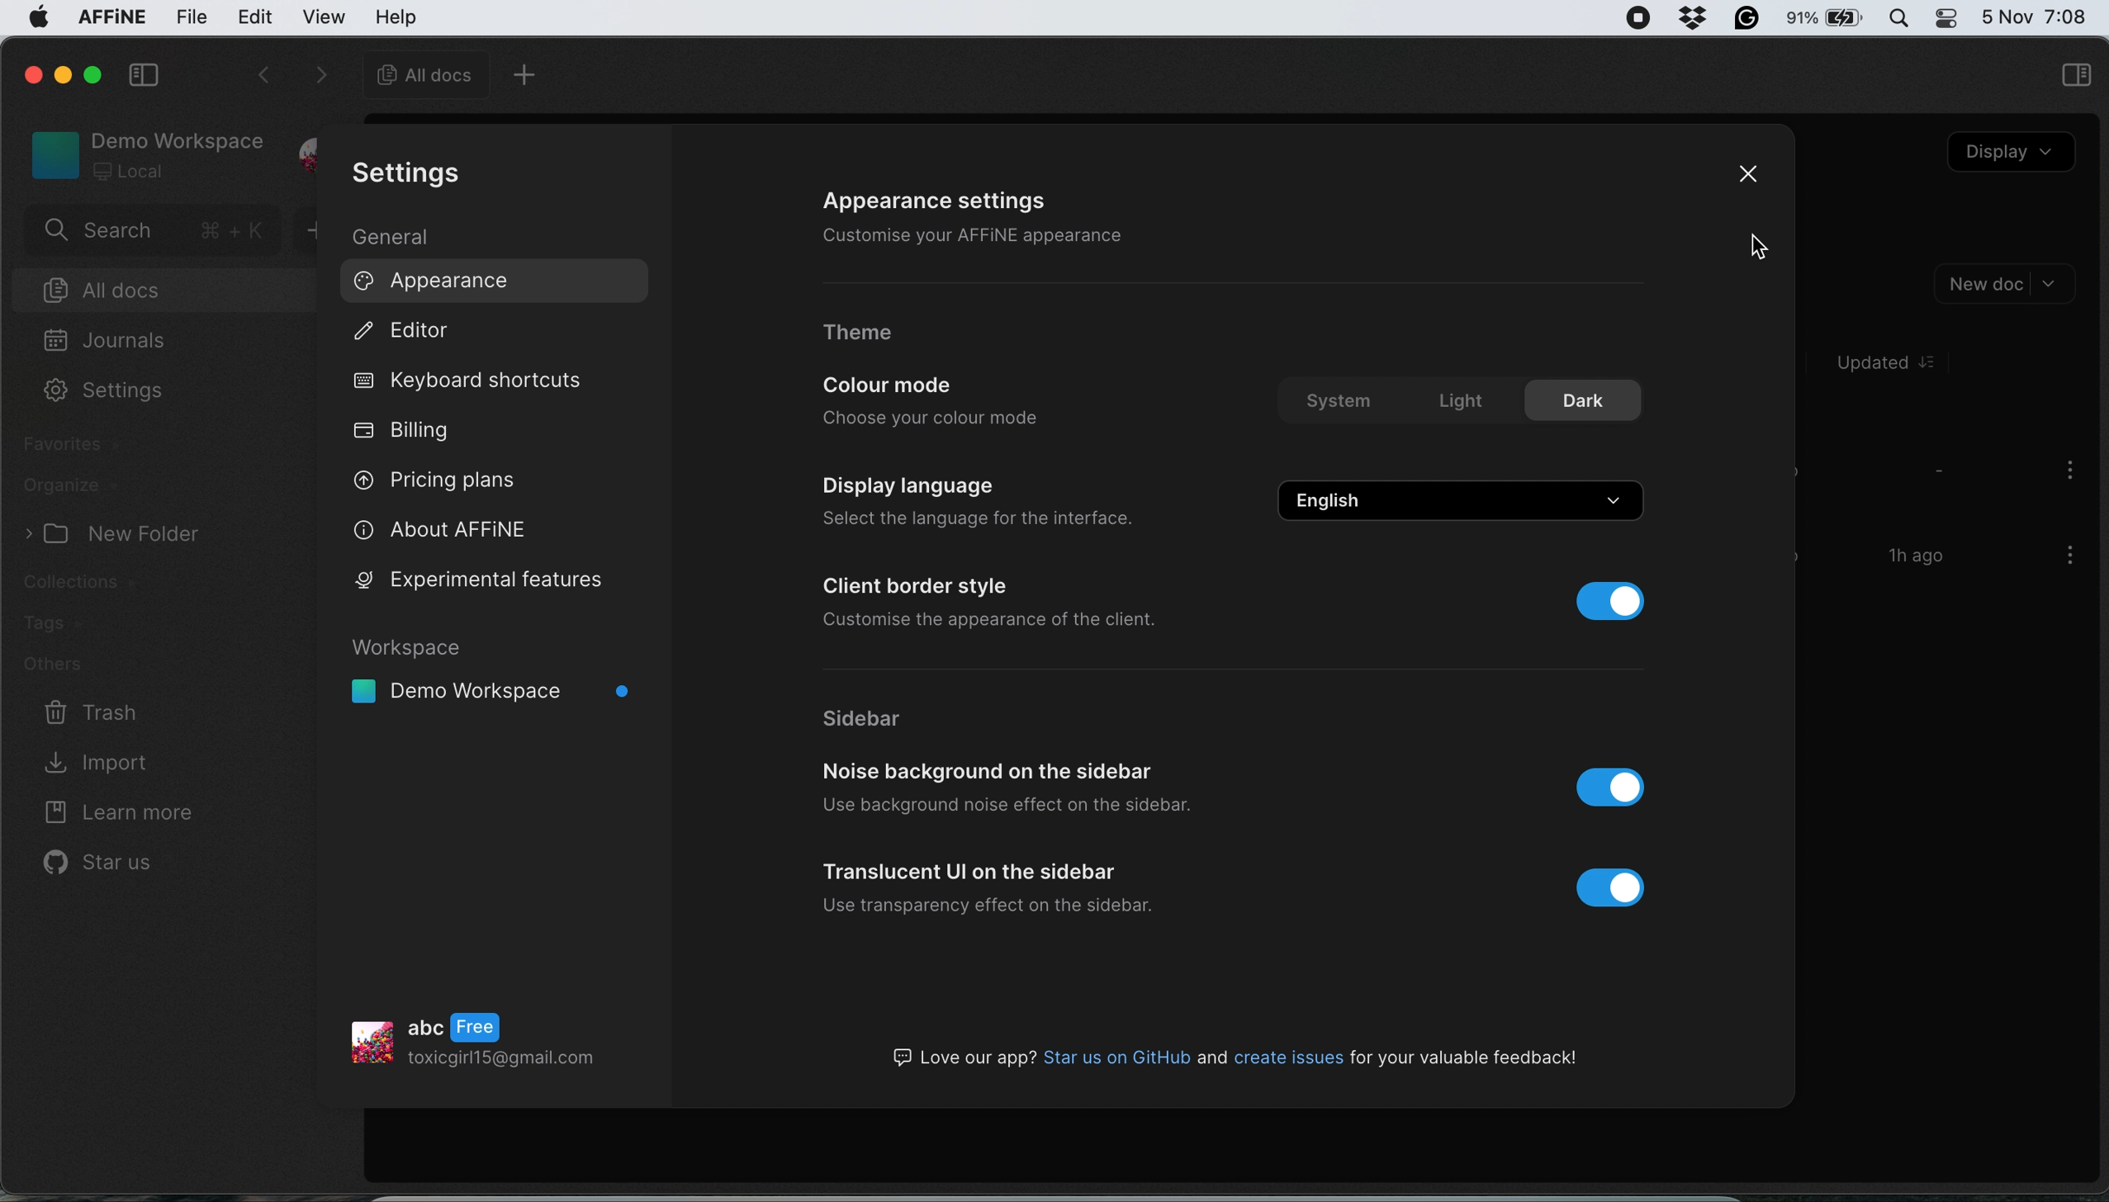 The image size is (2109, 1202). I want to click on workspace, so click(507, 691).